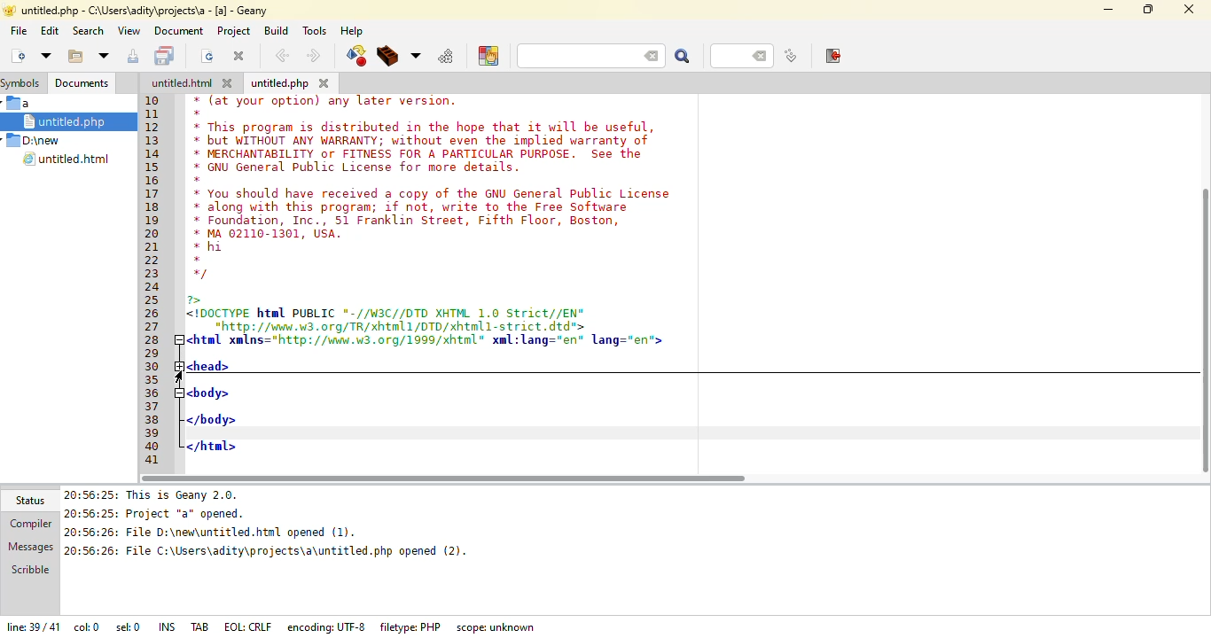  I want to click on close, so click(1188, 9).